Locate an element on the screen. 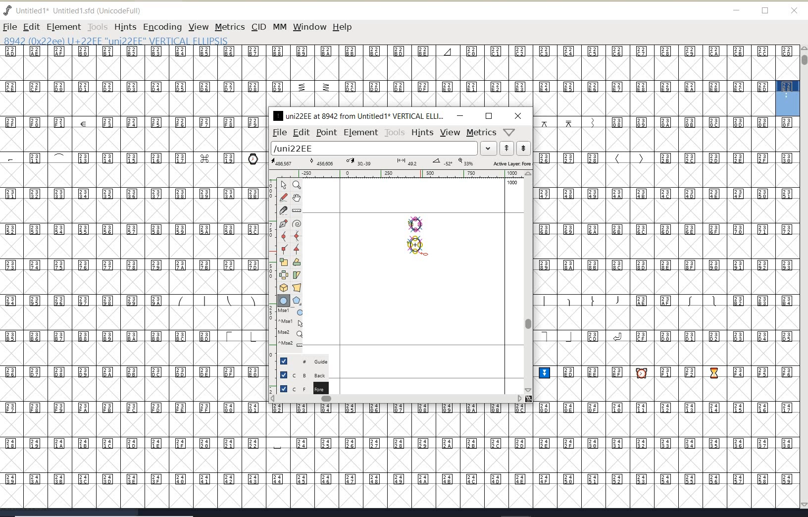 The height and width of the screenshot is (517, 808). add a point, then drag out its control points is located at coordinates (283, 223).